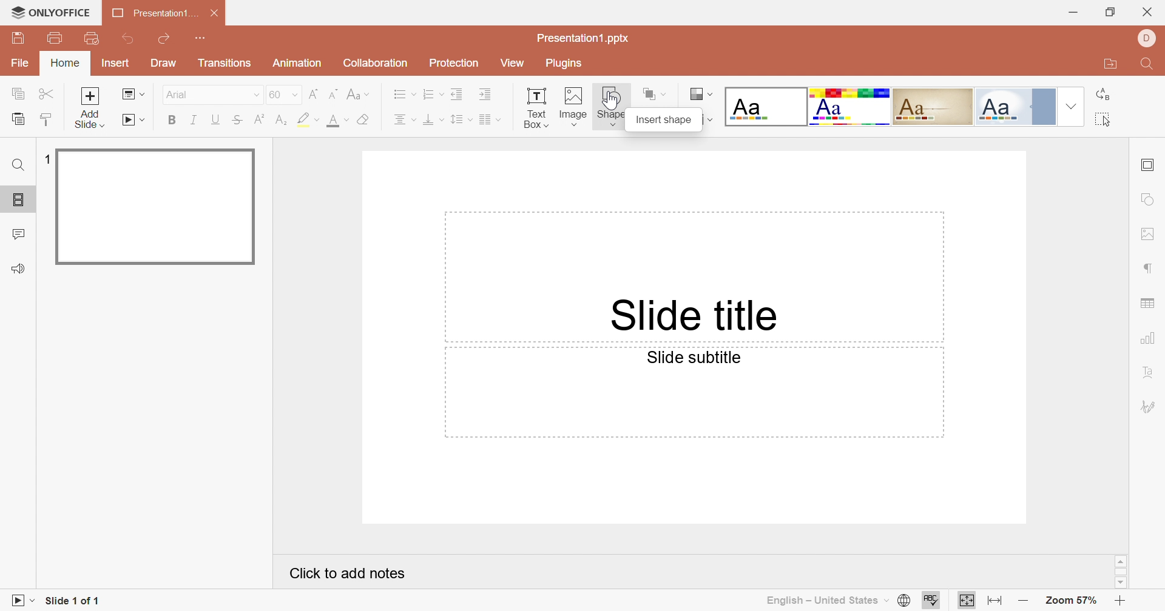  Describe the element at coordinates (452, 66) in the screenshot. I see `Protection` at that location.